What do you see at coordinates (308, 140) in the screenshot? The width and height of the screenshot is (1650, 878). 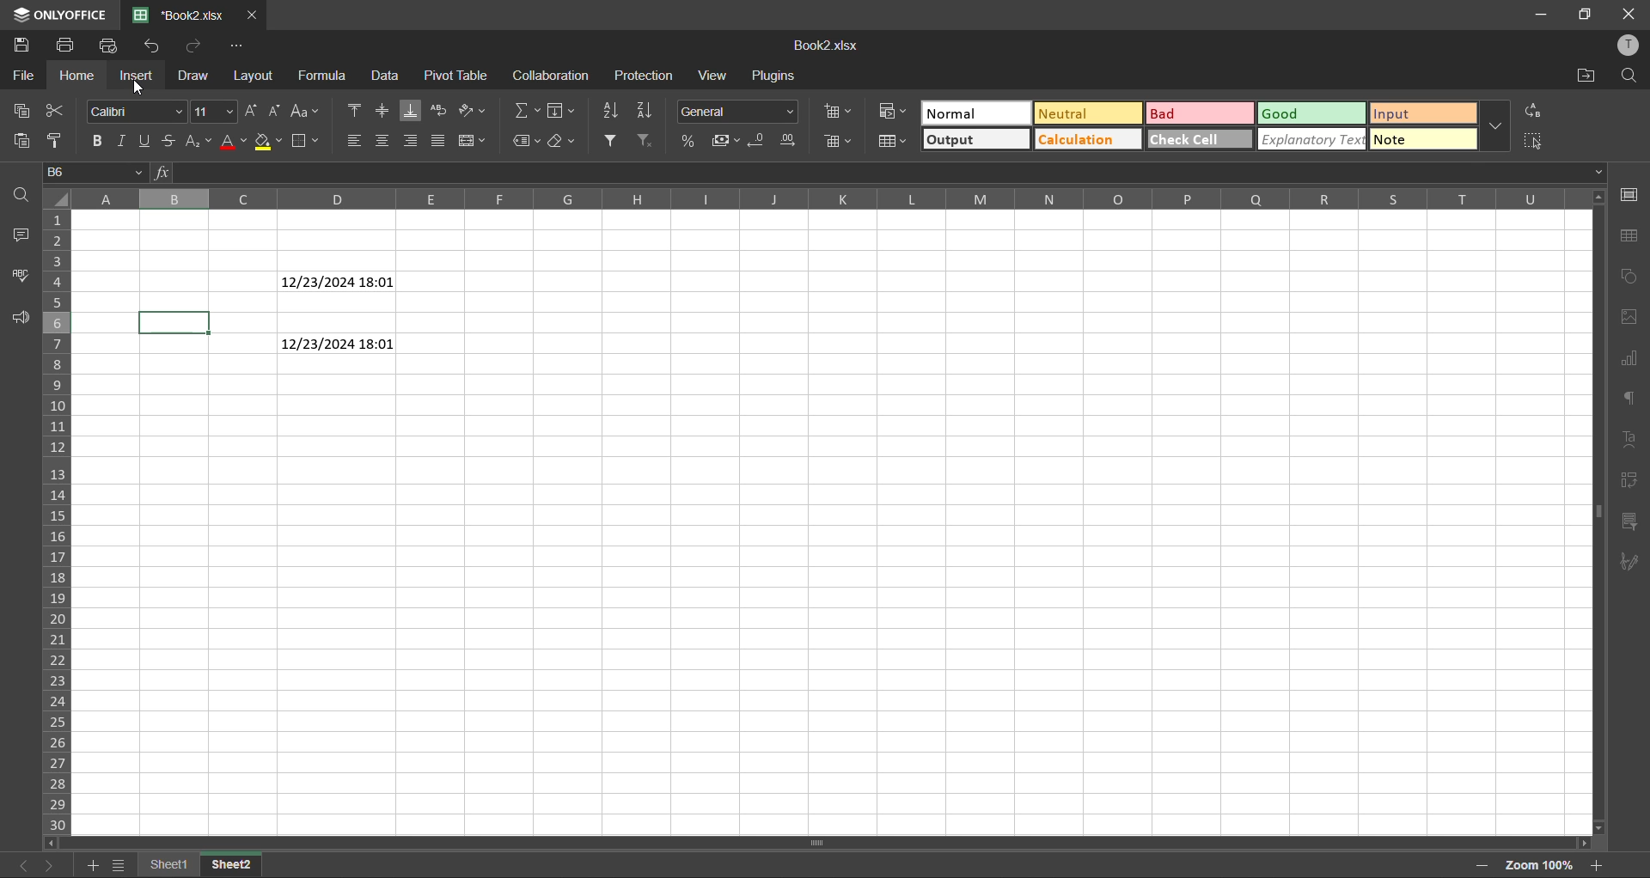 I see `borders` at bounding box center [308, 140].